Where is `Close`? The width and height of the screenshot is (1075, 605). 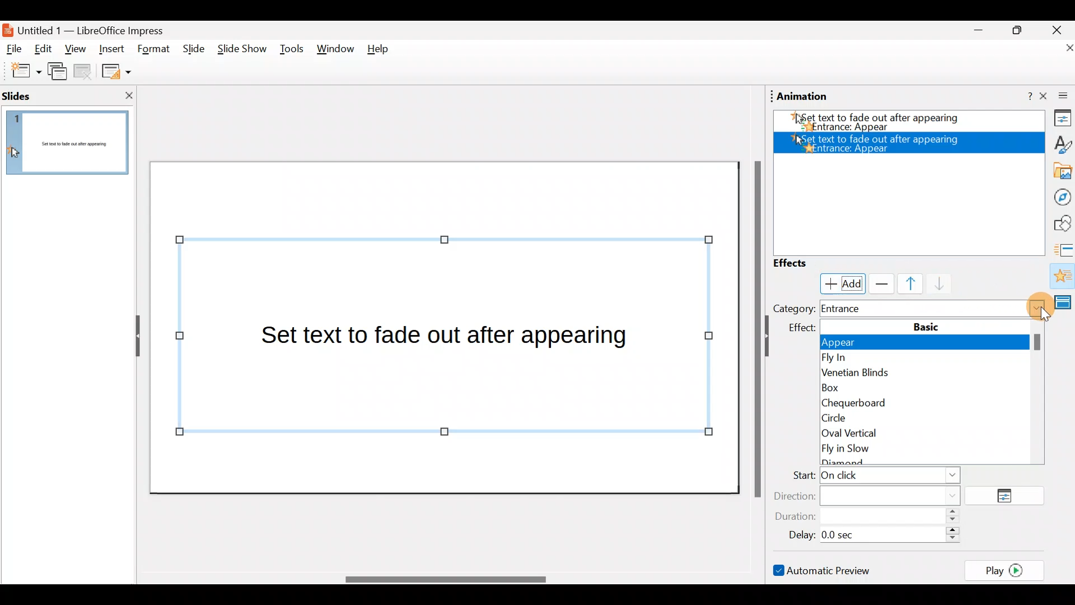
Close is located at coordinates (1057, 29).